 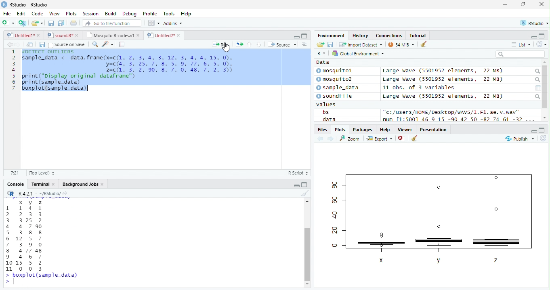 I want to click on Session, so click(x=90, y=13).